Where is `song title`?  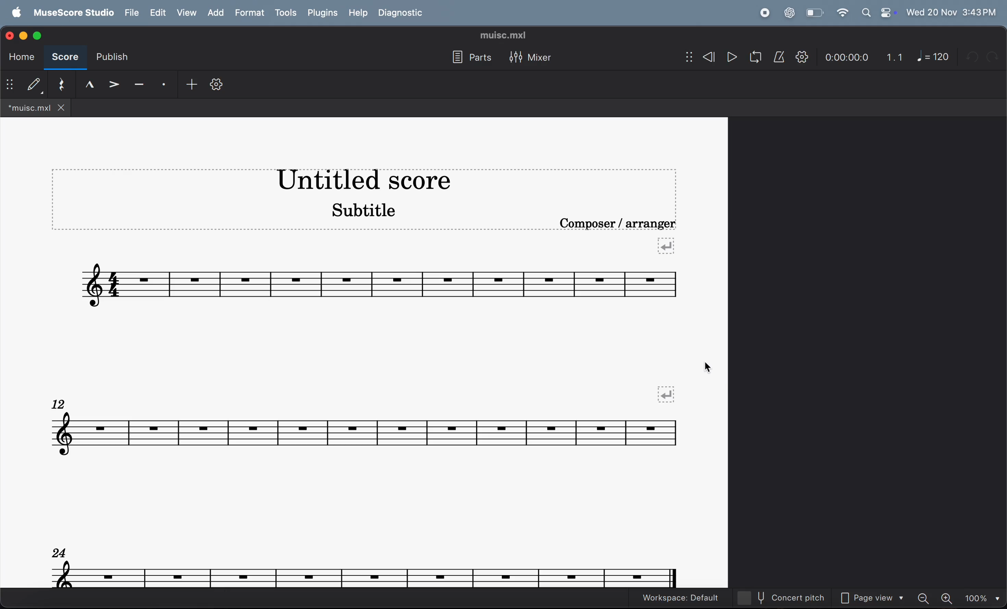
song title is located at coordinates (501, 36).